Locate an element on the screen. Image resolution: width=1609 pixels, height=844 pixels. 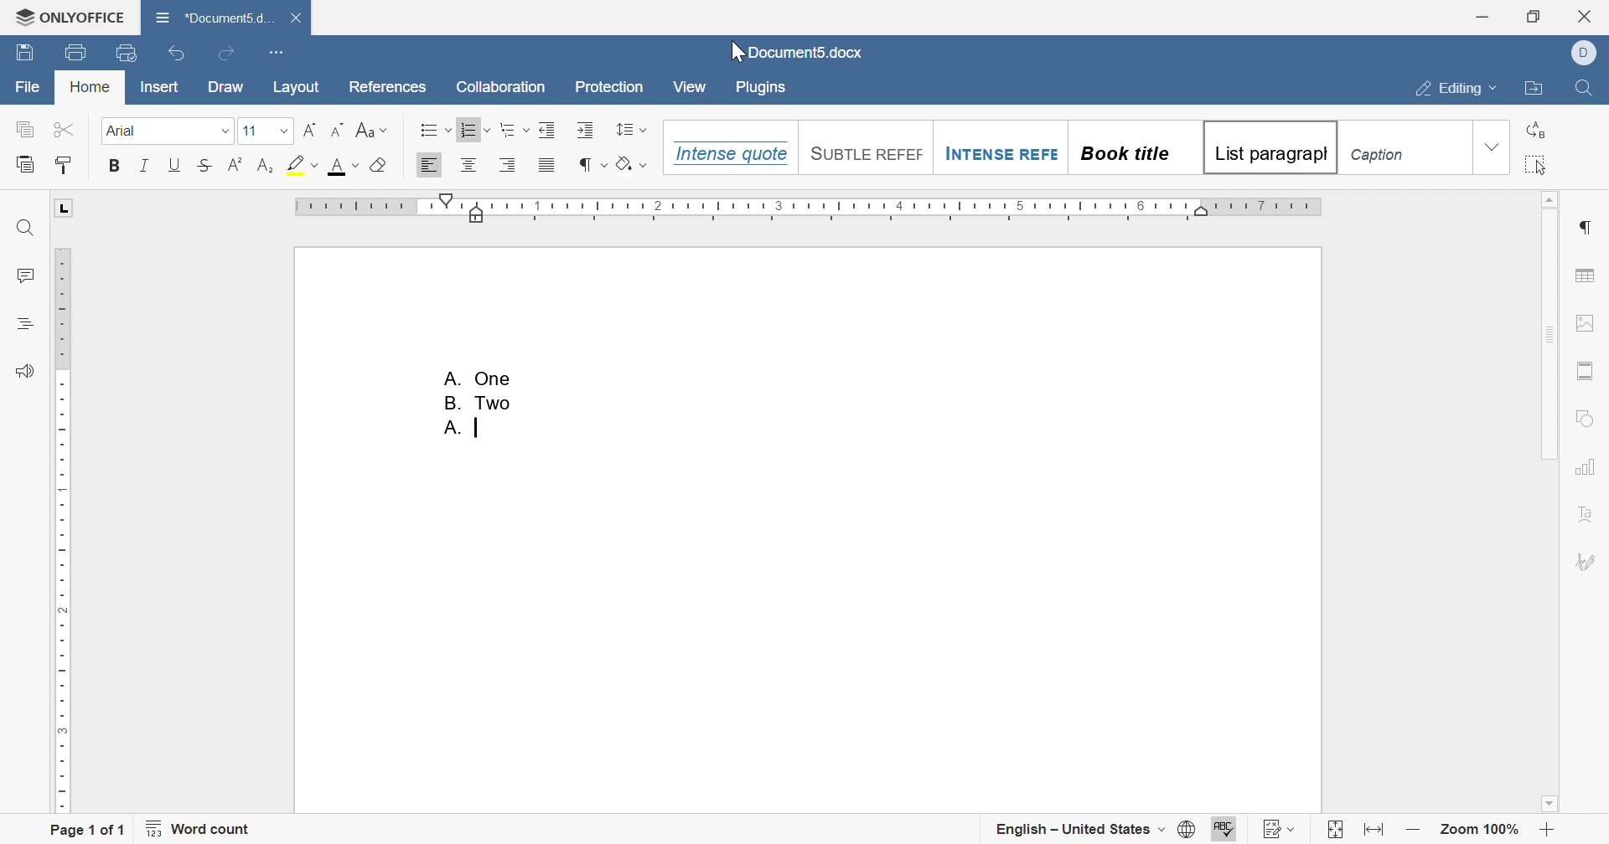
cursor is located at coordinates (737, 50).